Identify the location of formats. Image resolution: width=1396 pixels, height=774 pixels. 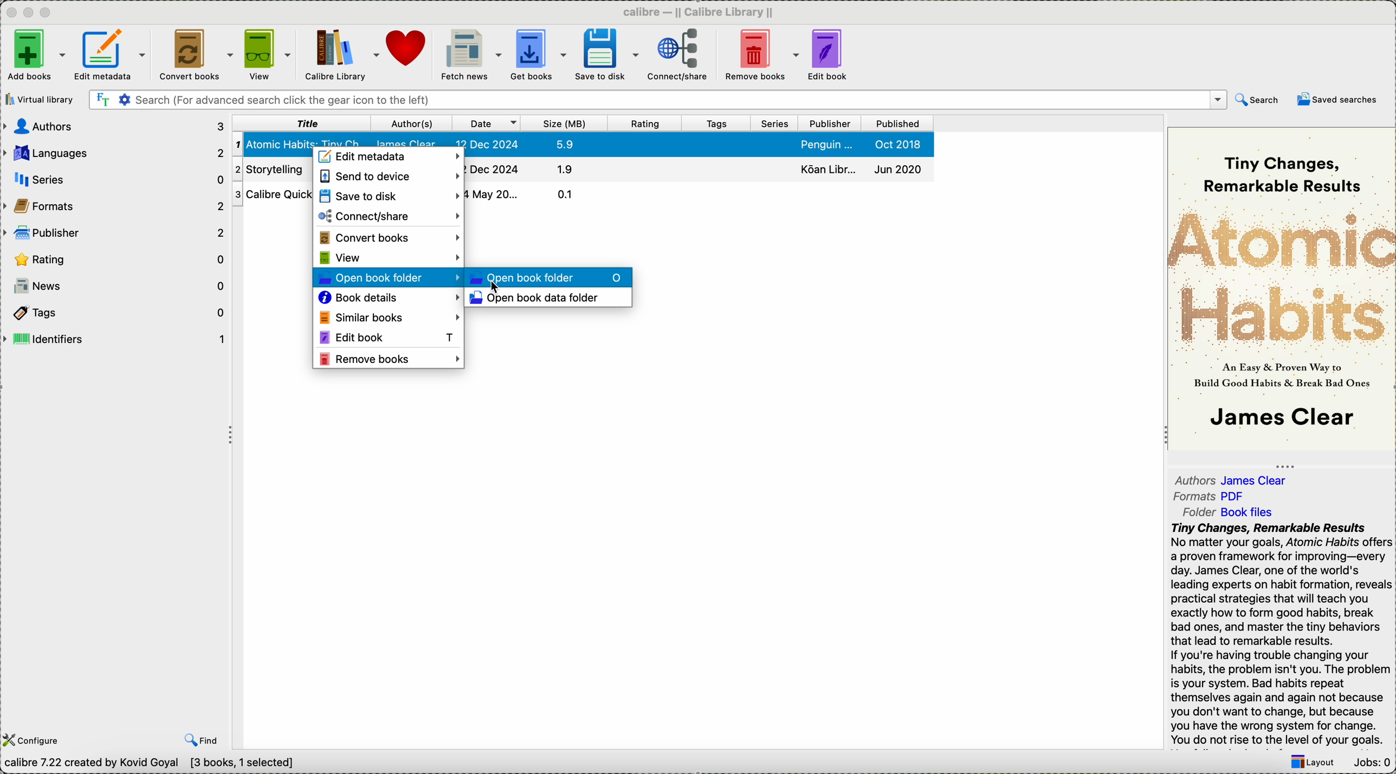
(115, 205).